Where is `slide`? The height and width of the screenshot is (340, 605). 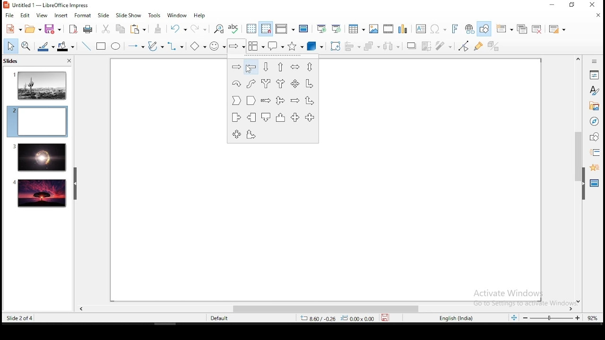 slide is located at coordinates (104, 16).